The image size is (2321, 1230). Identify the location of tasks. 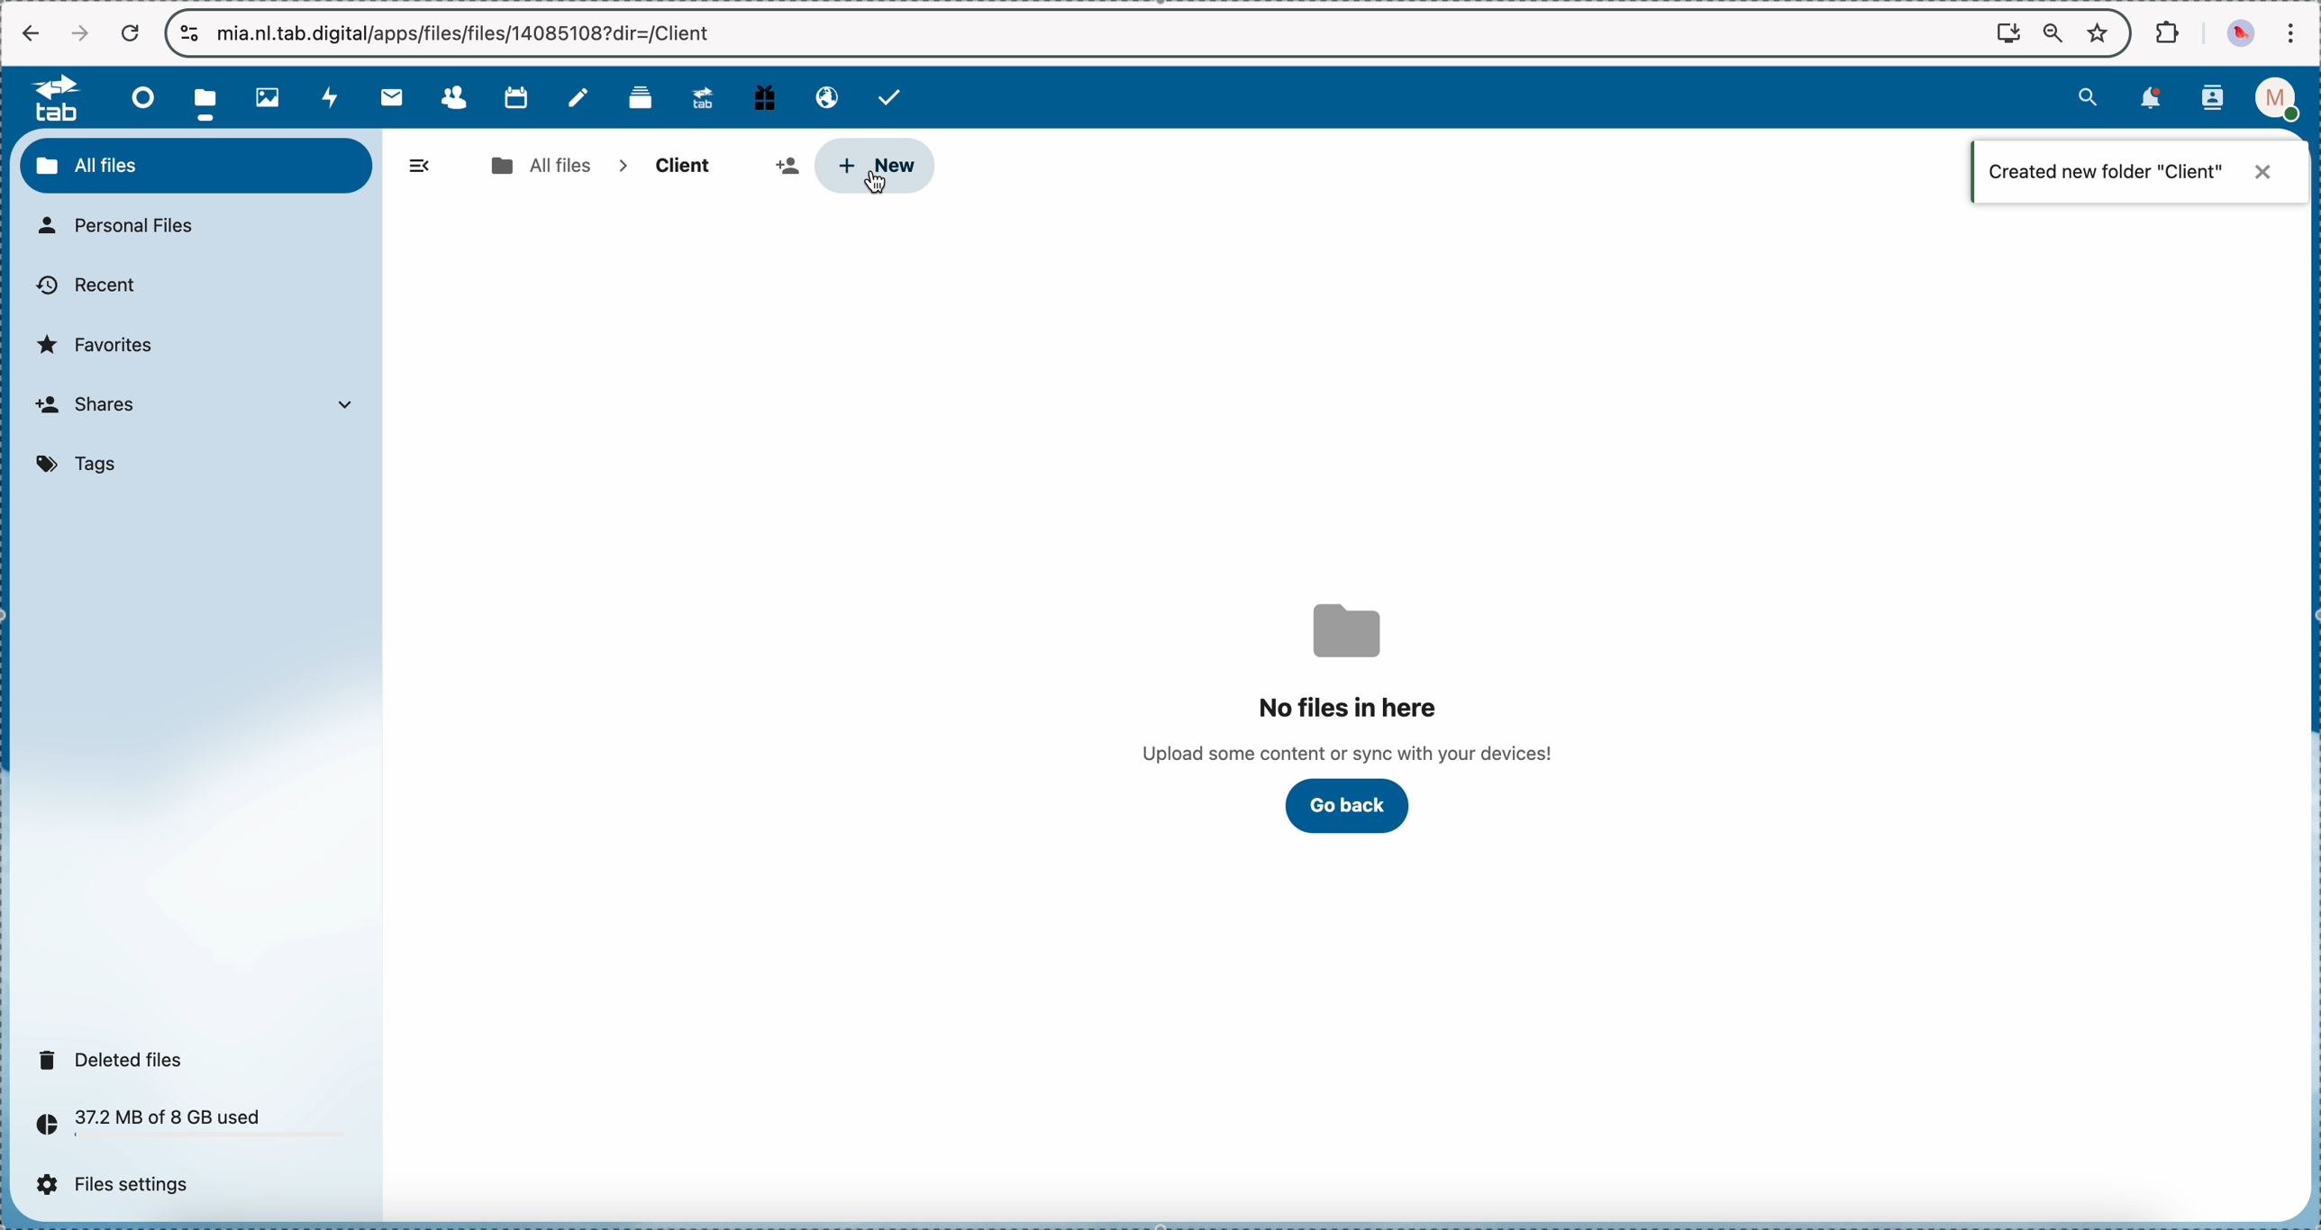
(892, 97).